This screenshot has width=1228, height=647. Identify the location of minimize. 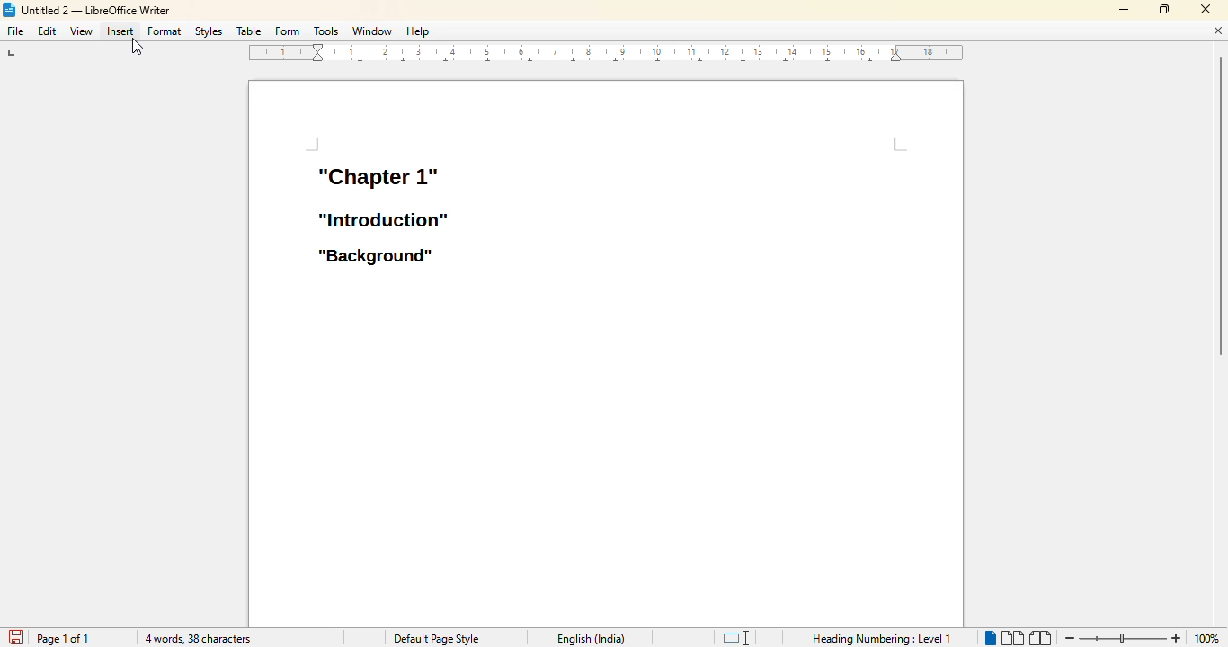
(1125, 10).